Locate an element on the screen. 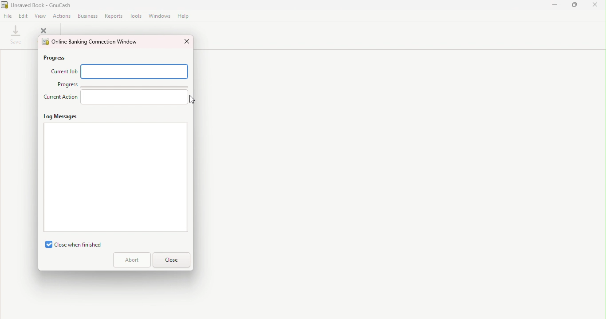 The width and height of the screenshot is (606, 319). Close is located at coordinates (170, 260).